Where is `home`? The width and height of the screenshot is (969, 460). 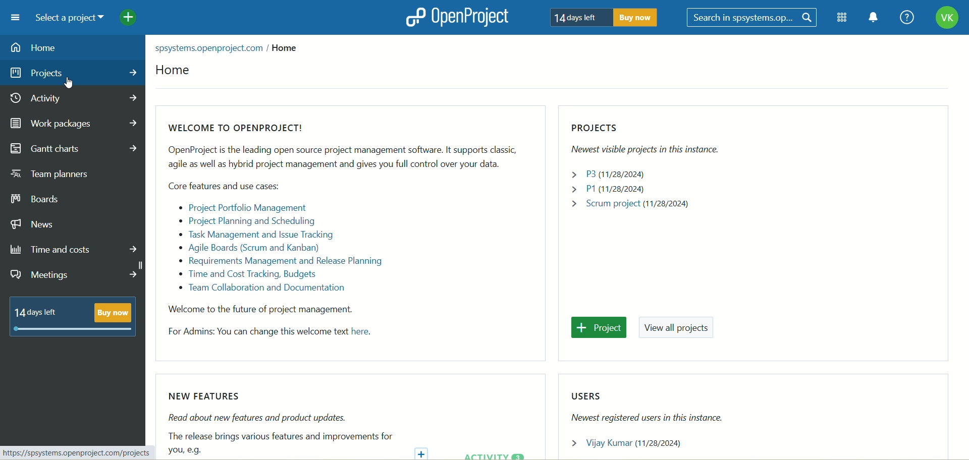
home is located at coordinates (178, 70).